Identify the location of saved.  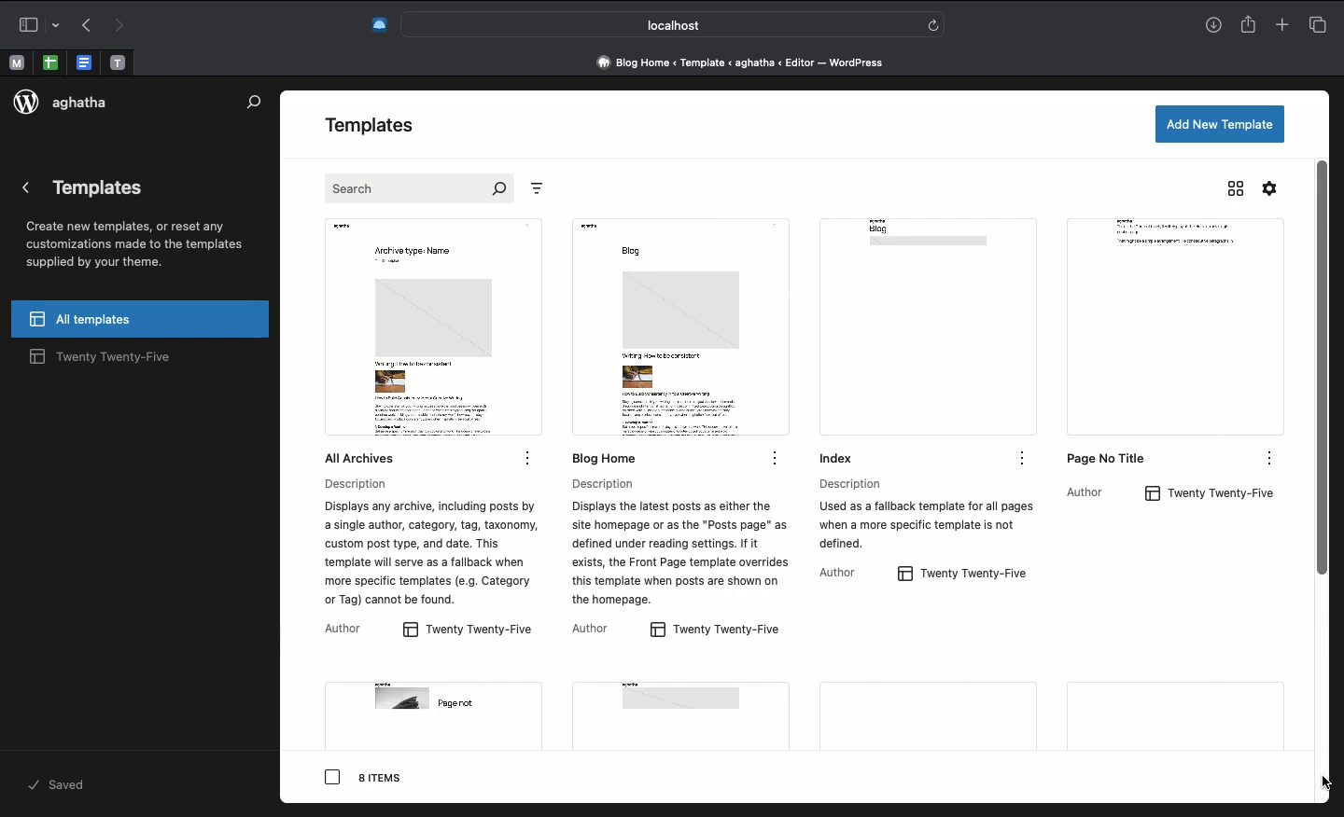
(66, 783).